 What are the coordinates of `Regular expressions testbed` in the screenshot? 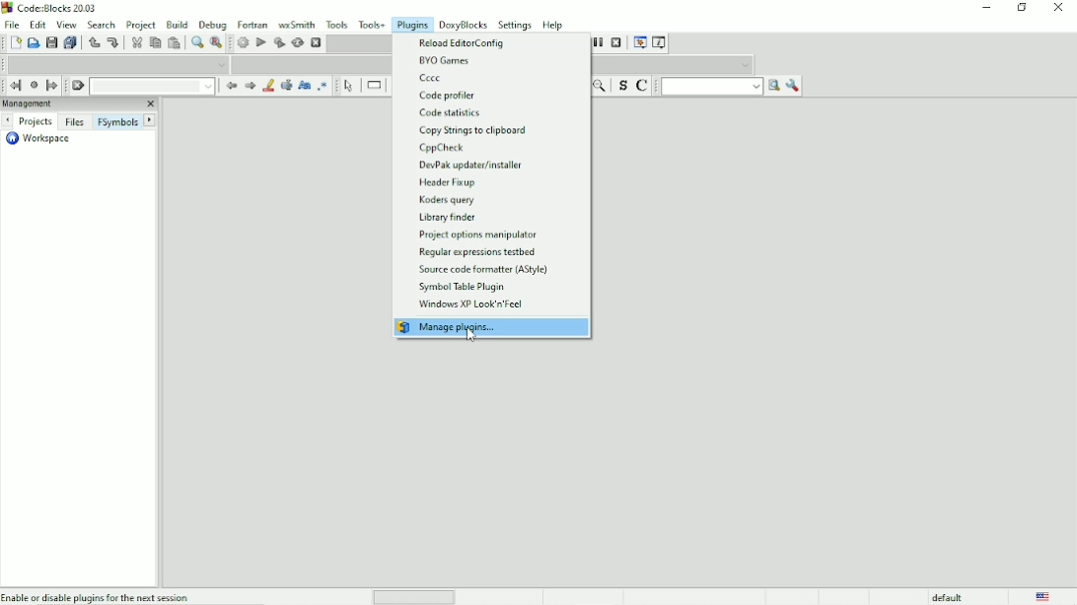 It's located at (477, 252).